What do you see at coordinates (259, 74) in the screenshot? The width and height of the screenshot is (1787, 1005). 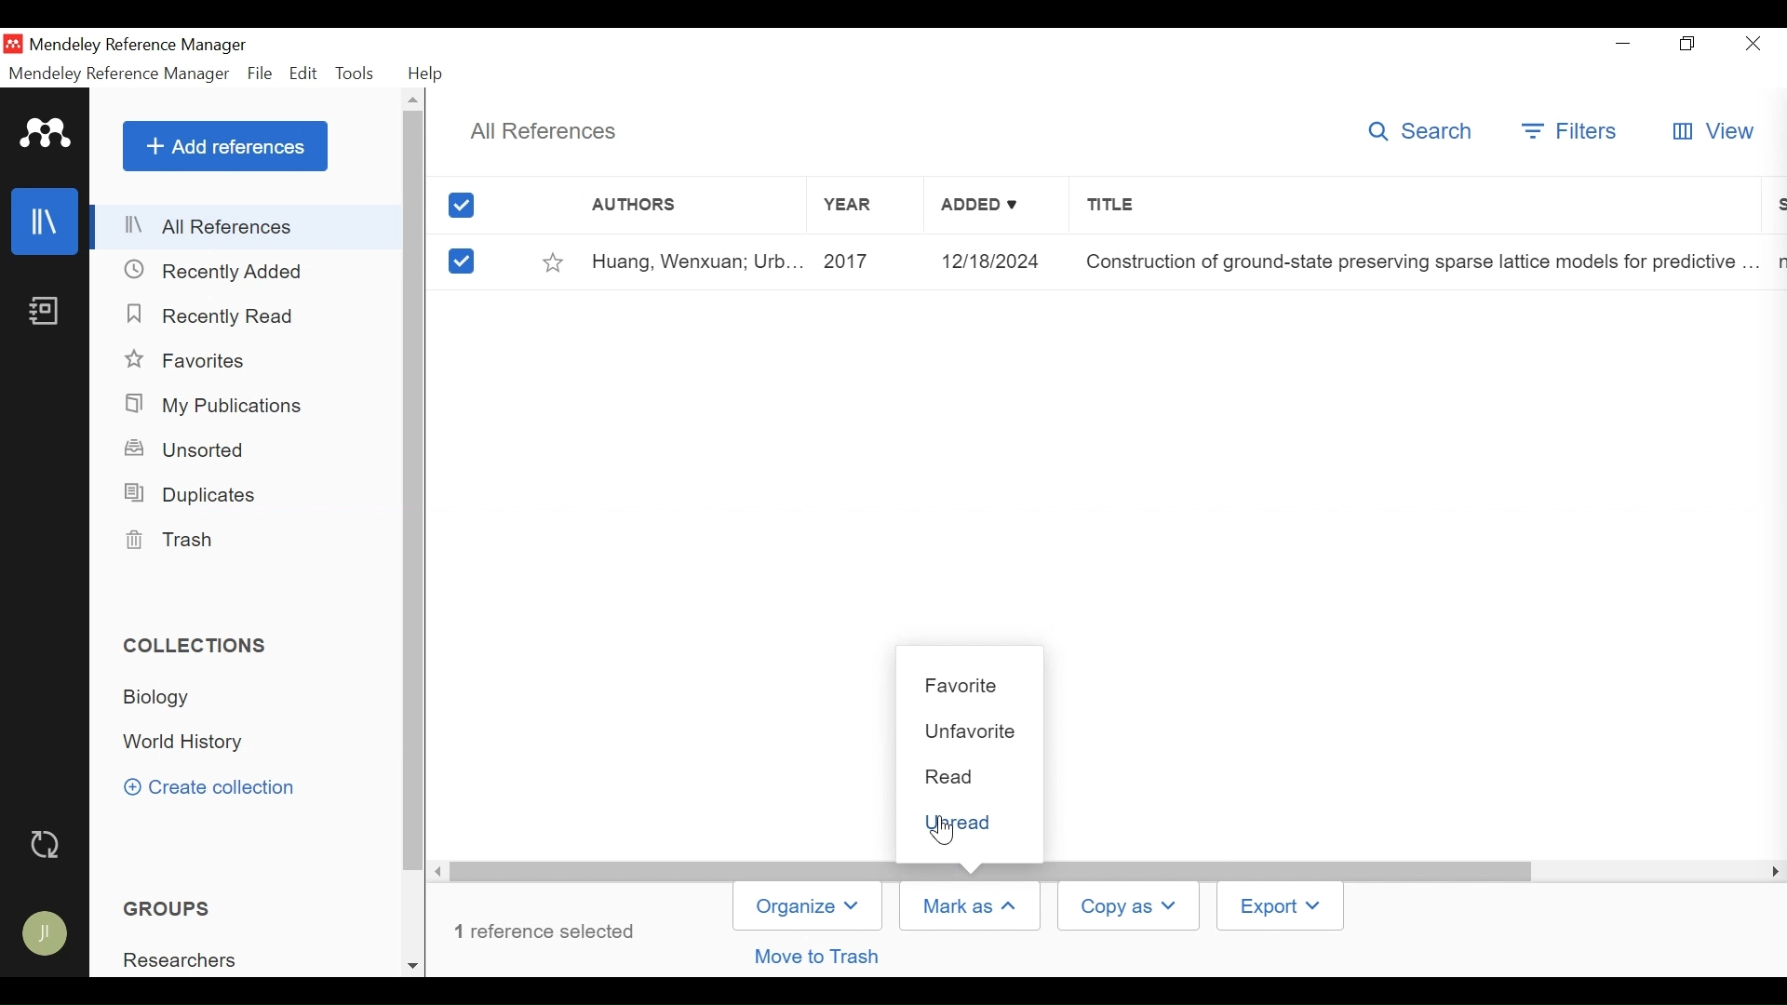 I see `File` at bounding box center [259, 74].